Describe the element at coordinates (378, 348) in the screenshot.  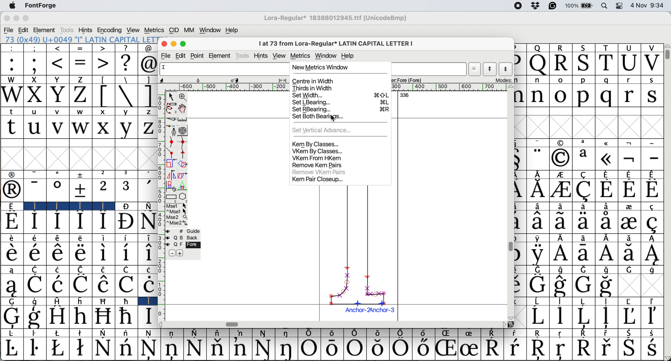
I see `Symbol` at that location.